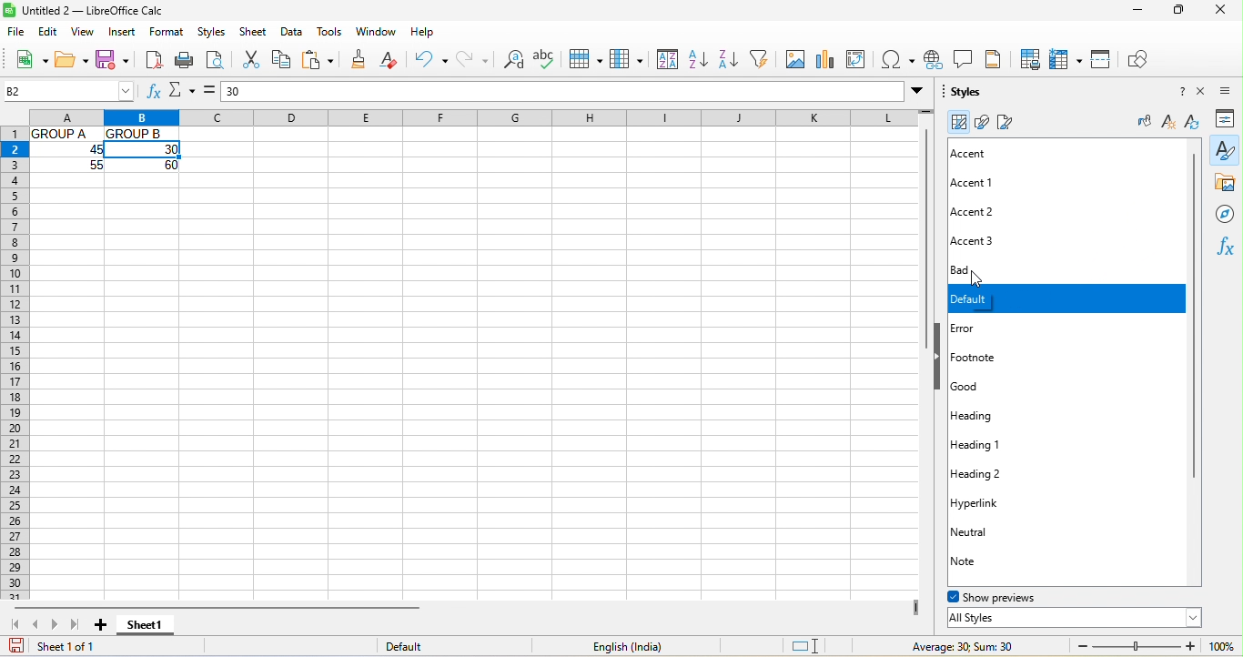  I want to click on row, so click(587, 58).